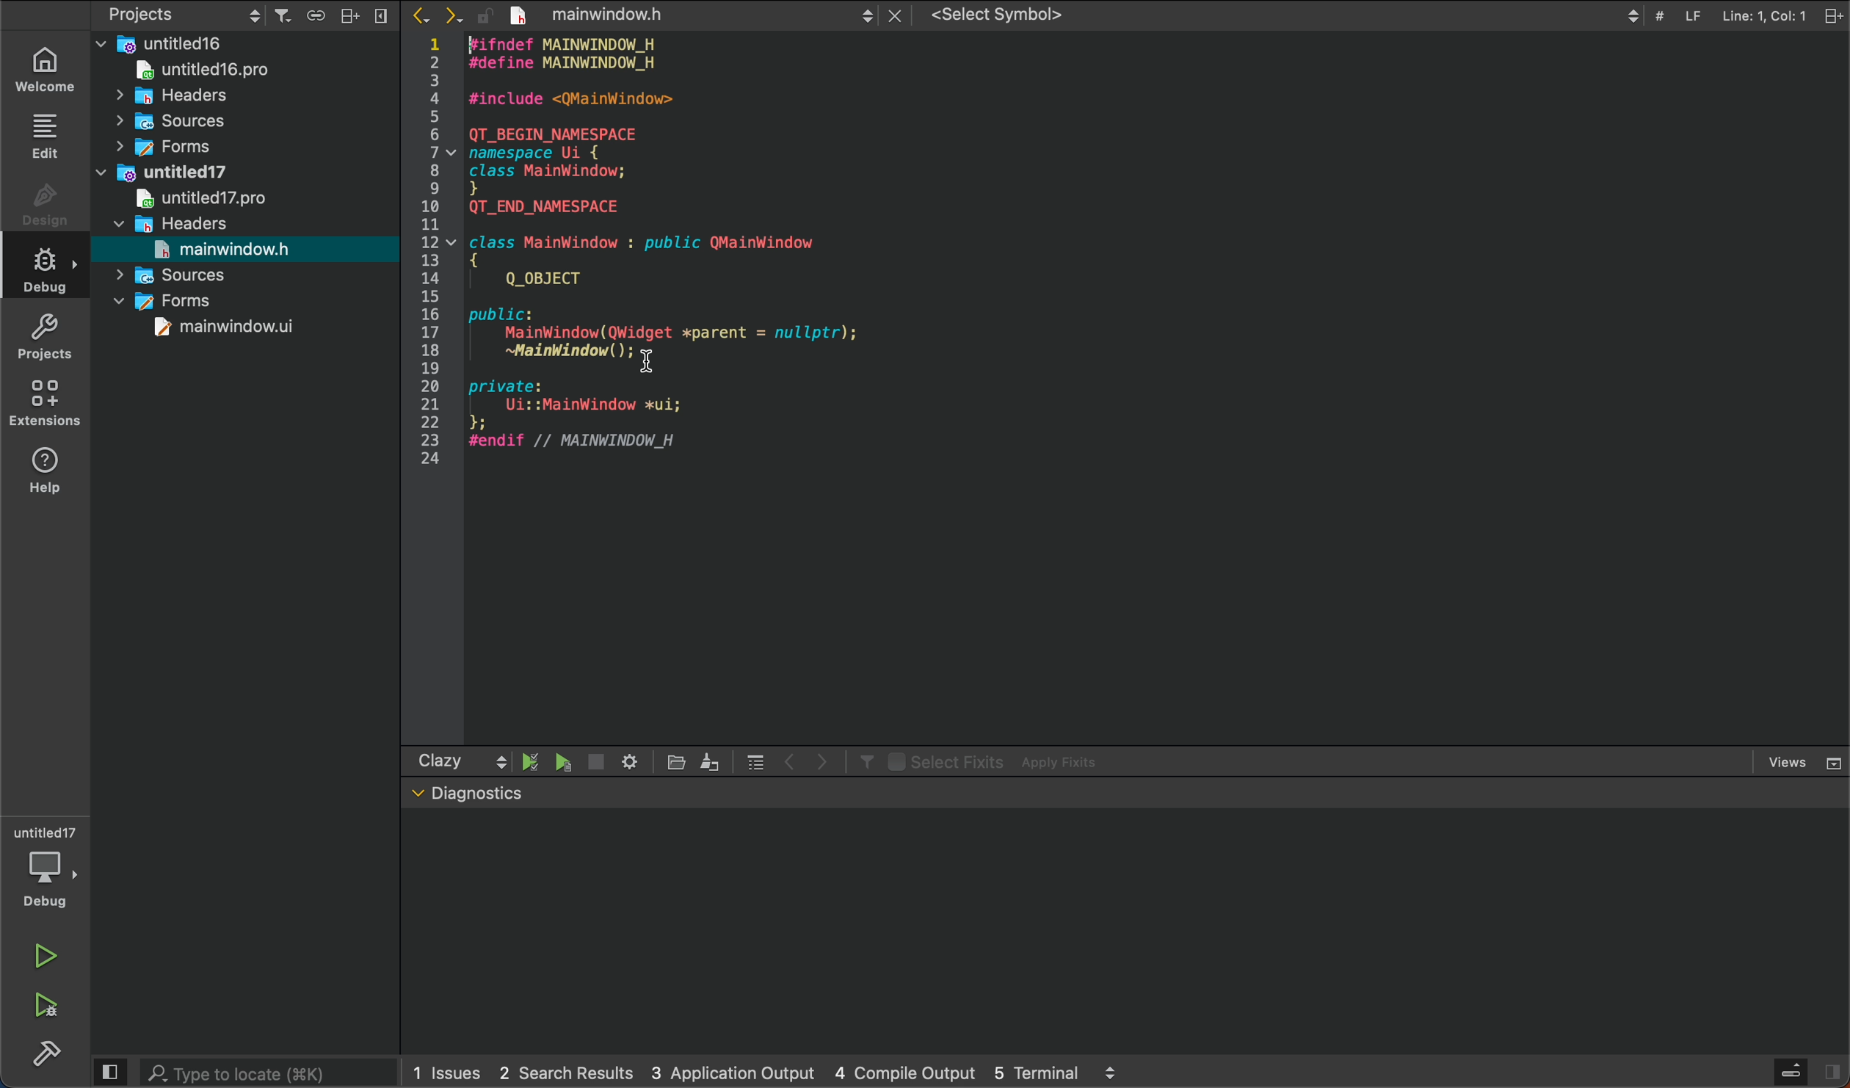  What do you see at coordinates (48, 137) in the screenshot?
I see `EDIT` at bounding box center [48, 137].